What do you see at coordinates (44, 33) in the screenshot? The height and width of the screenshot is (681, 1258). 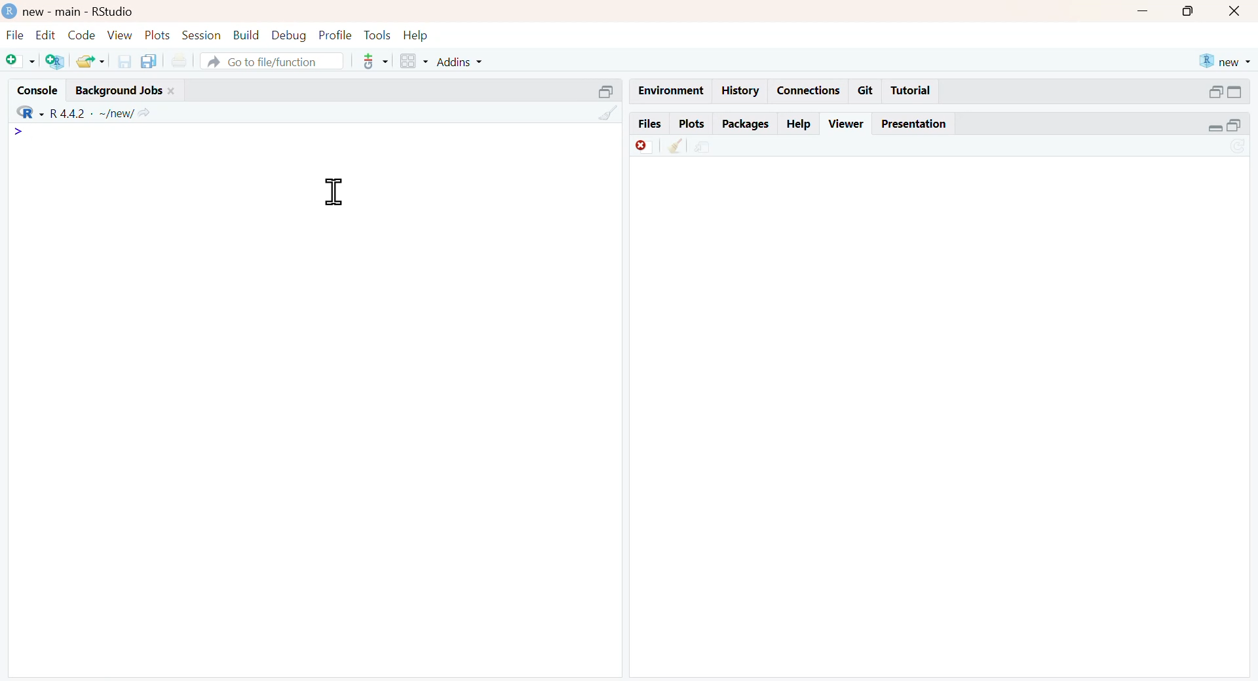 I see `Edit` at bounding box center [44, 33].